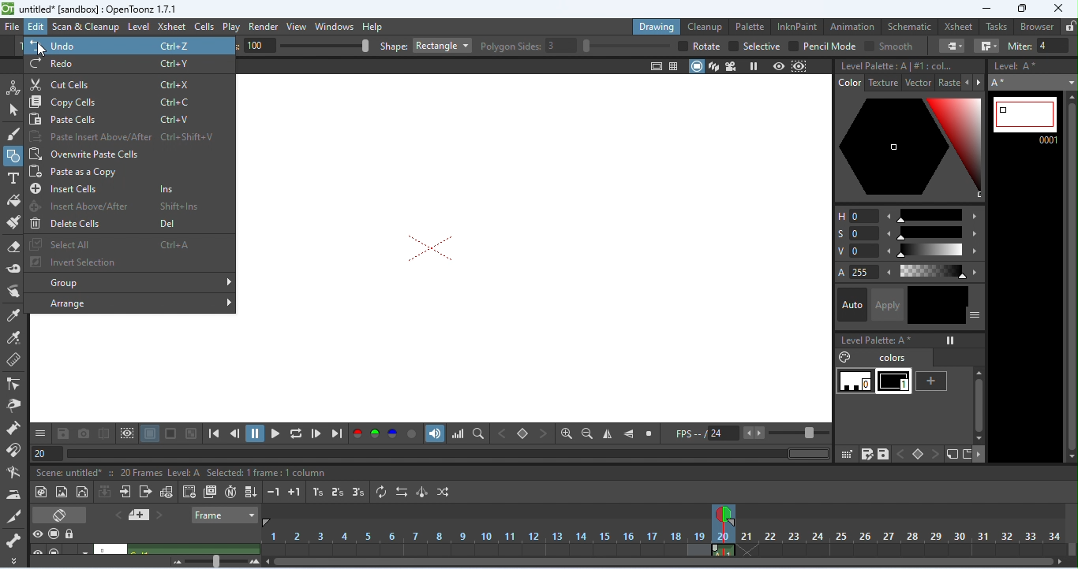  What do you see at coordinates (170, 433) in the screenshot?
I see `black background` at bounding box center [170, 433].